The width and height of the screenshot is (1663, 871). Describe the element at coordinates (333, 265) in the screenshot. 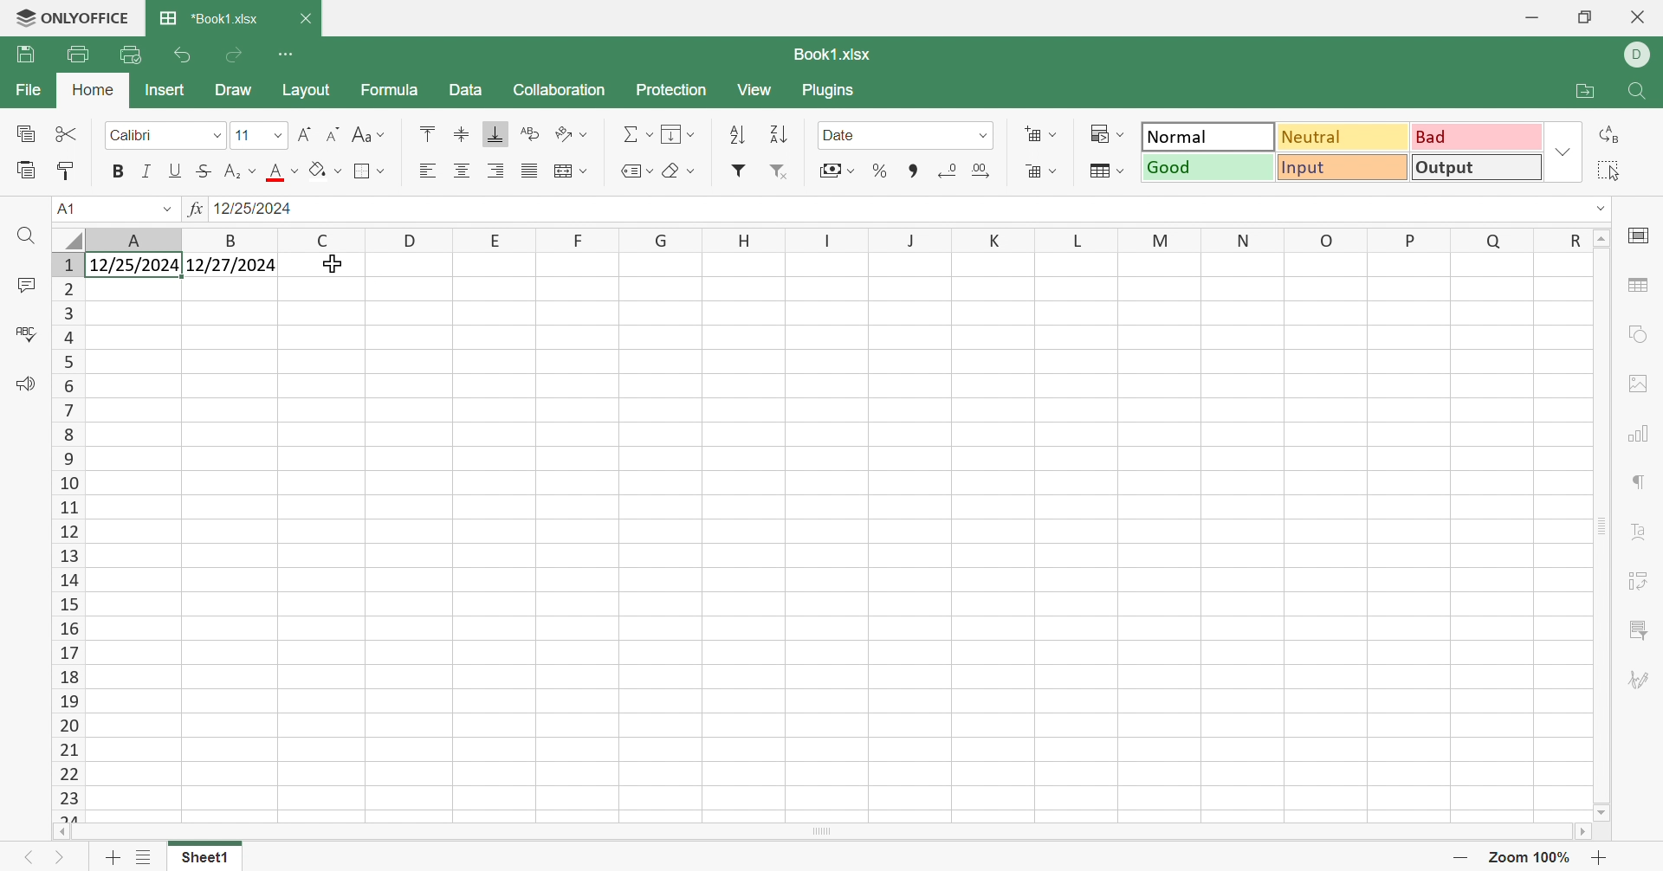

I see `cURSOR` at that location.